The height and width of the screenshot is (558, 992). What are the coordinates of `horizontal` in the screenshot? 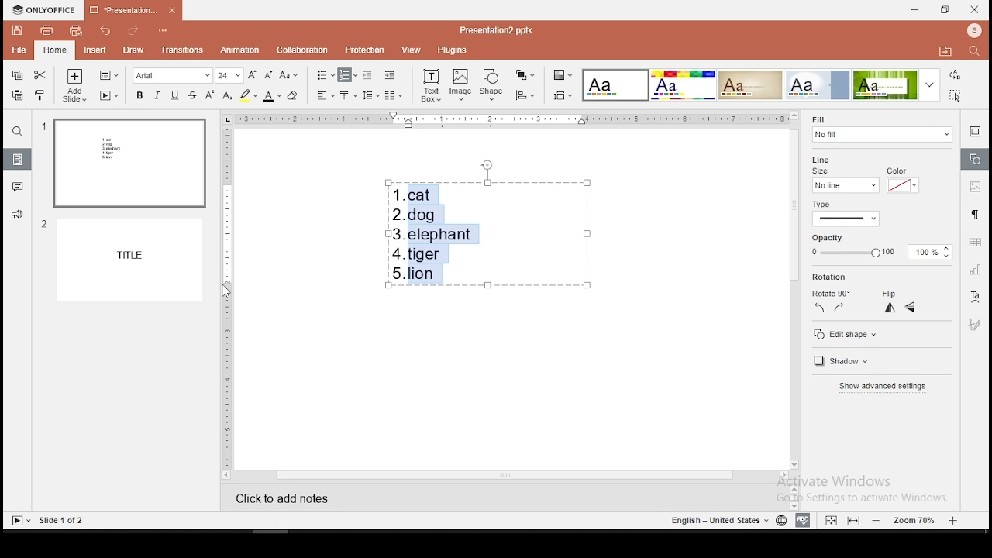 It's located at (911, 308).